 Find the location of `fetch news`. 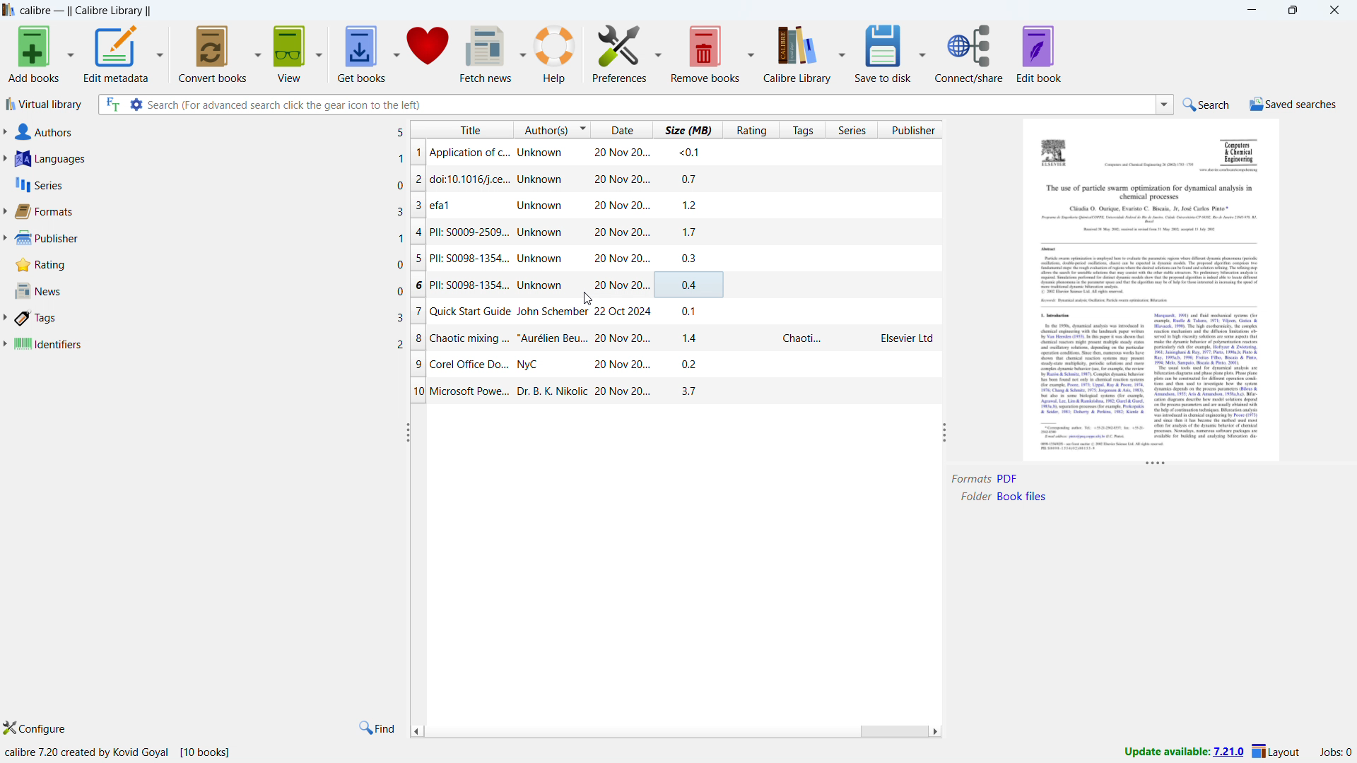

fetch news is located at coordinates (486, 53).